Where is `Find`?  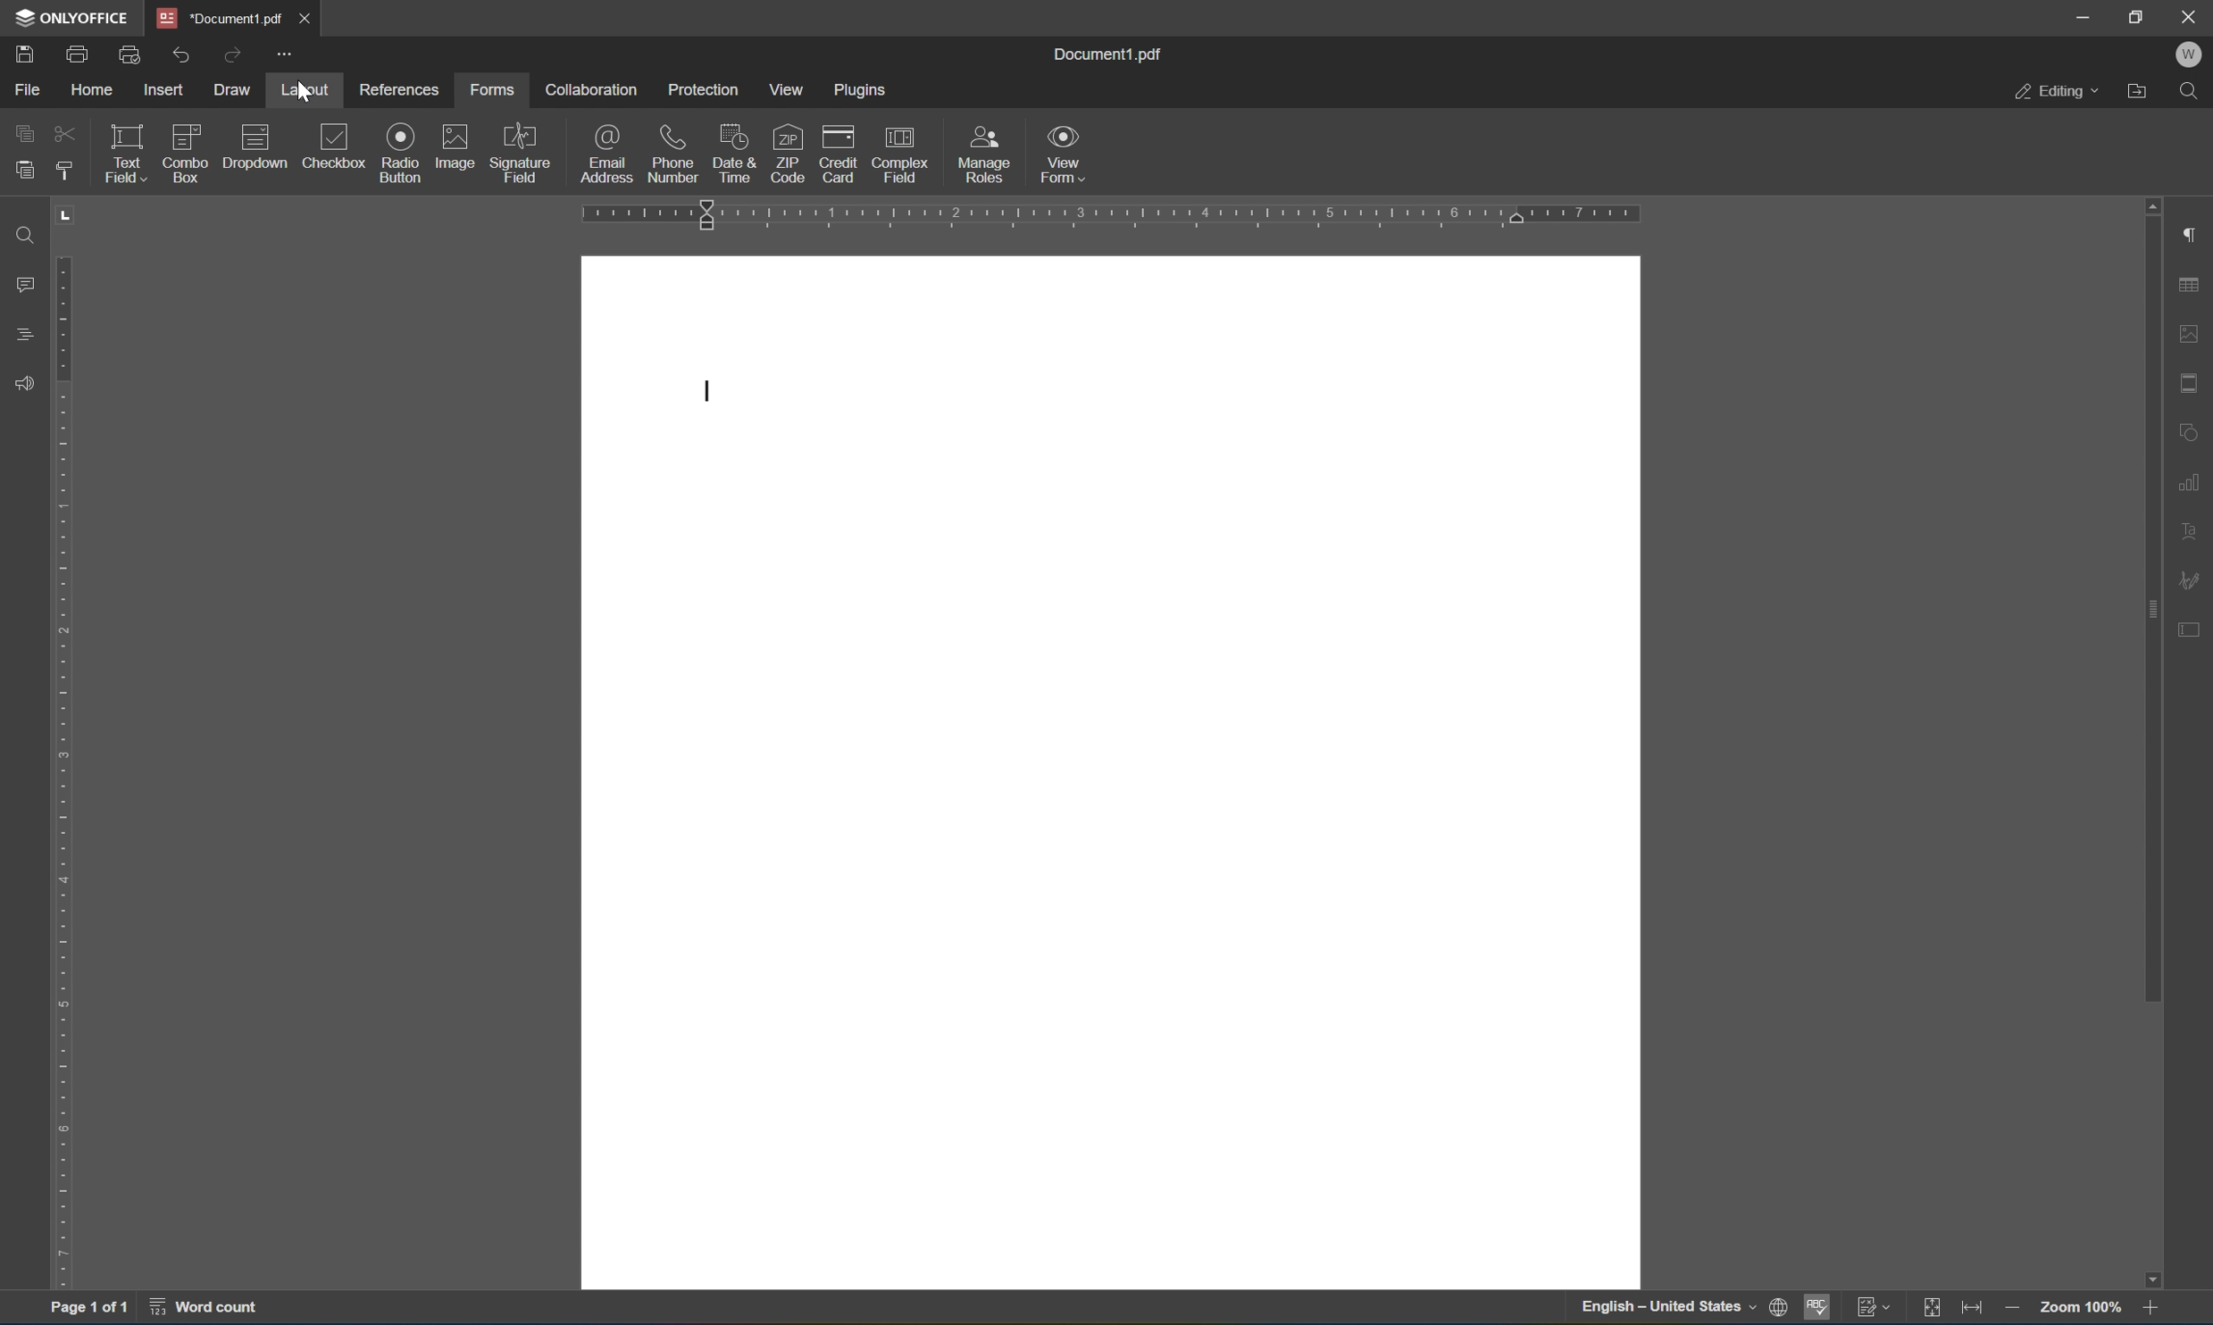 Find is located at coordinates (21, 234).